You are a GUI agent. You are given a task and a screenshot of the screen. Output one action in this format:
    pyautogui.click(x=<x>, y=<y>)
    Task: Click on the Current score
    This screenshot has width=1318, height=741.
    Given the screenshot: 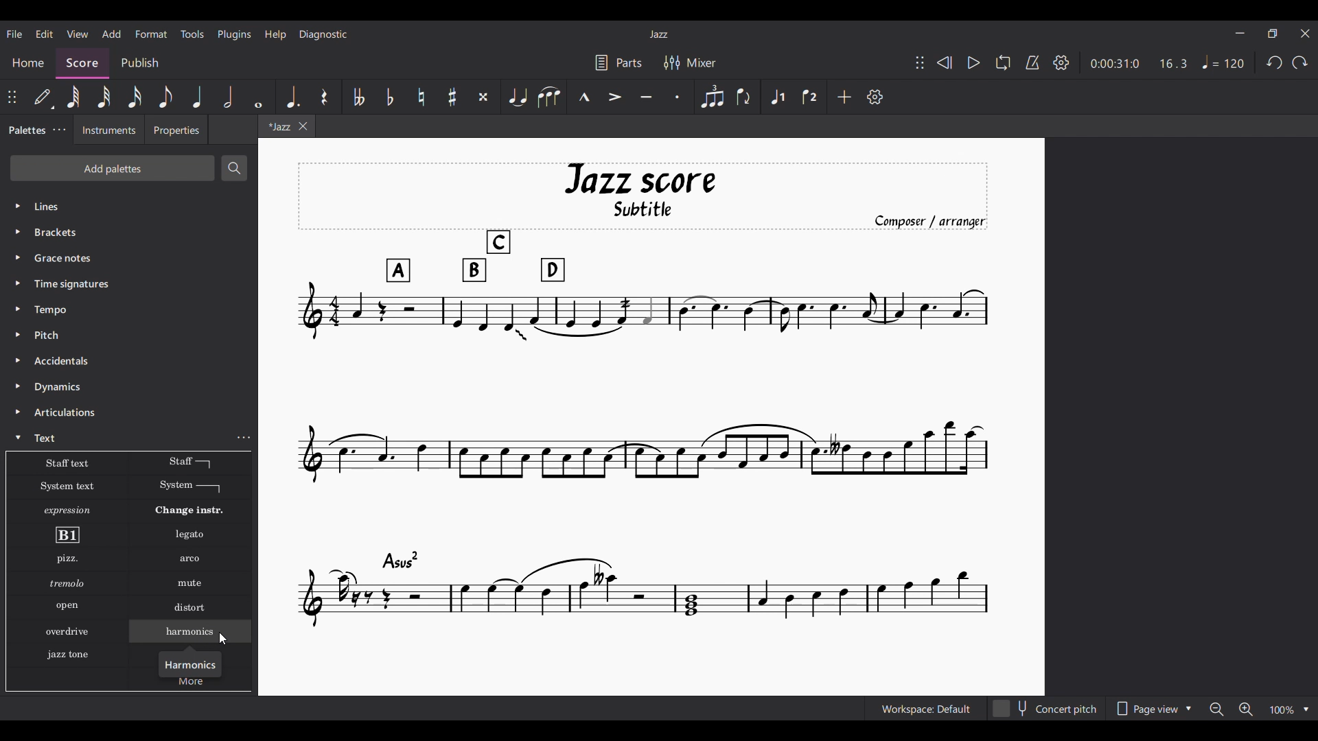 What is the action you would take?
    pyautogui.click(x=643, y=396)
    